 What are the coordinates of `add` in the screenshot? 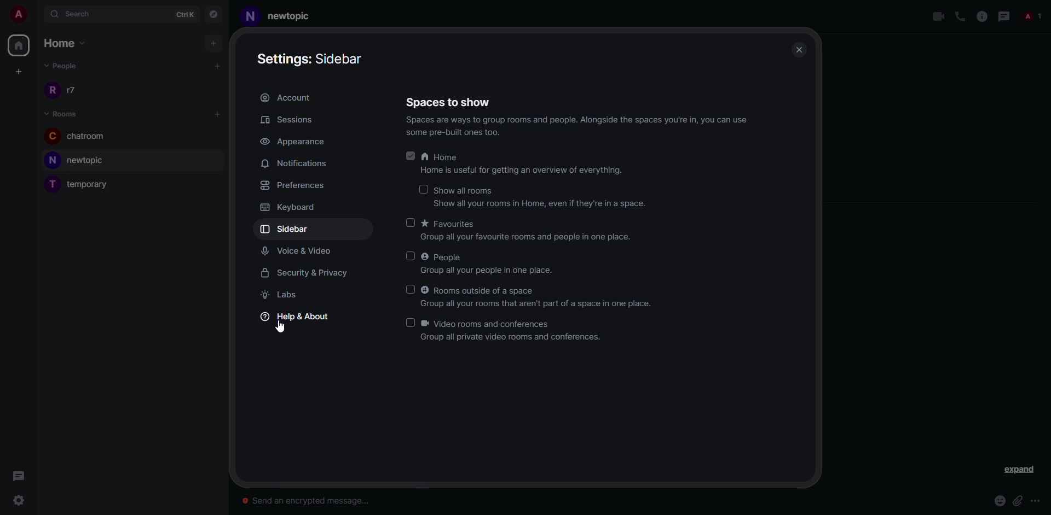 It's located at (212, 42).